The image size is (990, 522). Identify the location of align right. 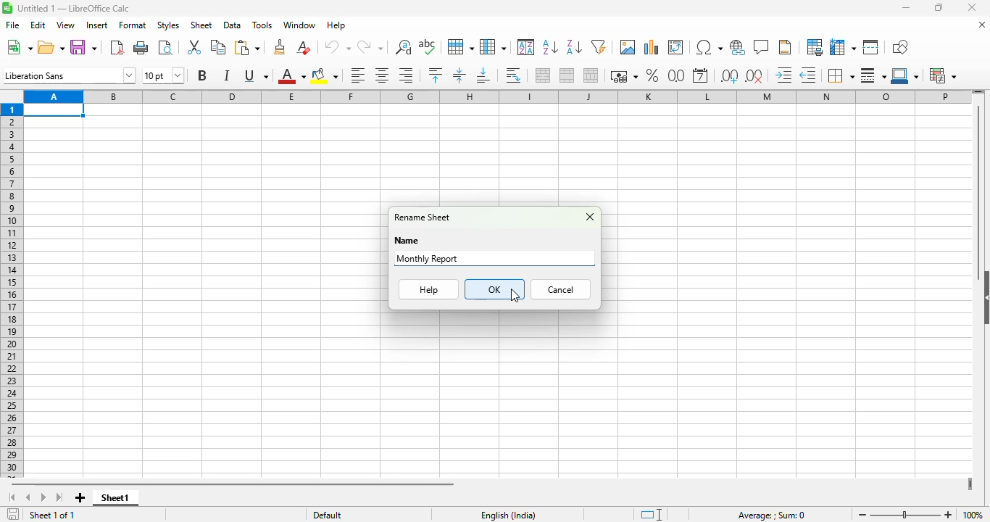
(406, 75).